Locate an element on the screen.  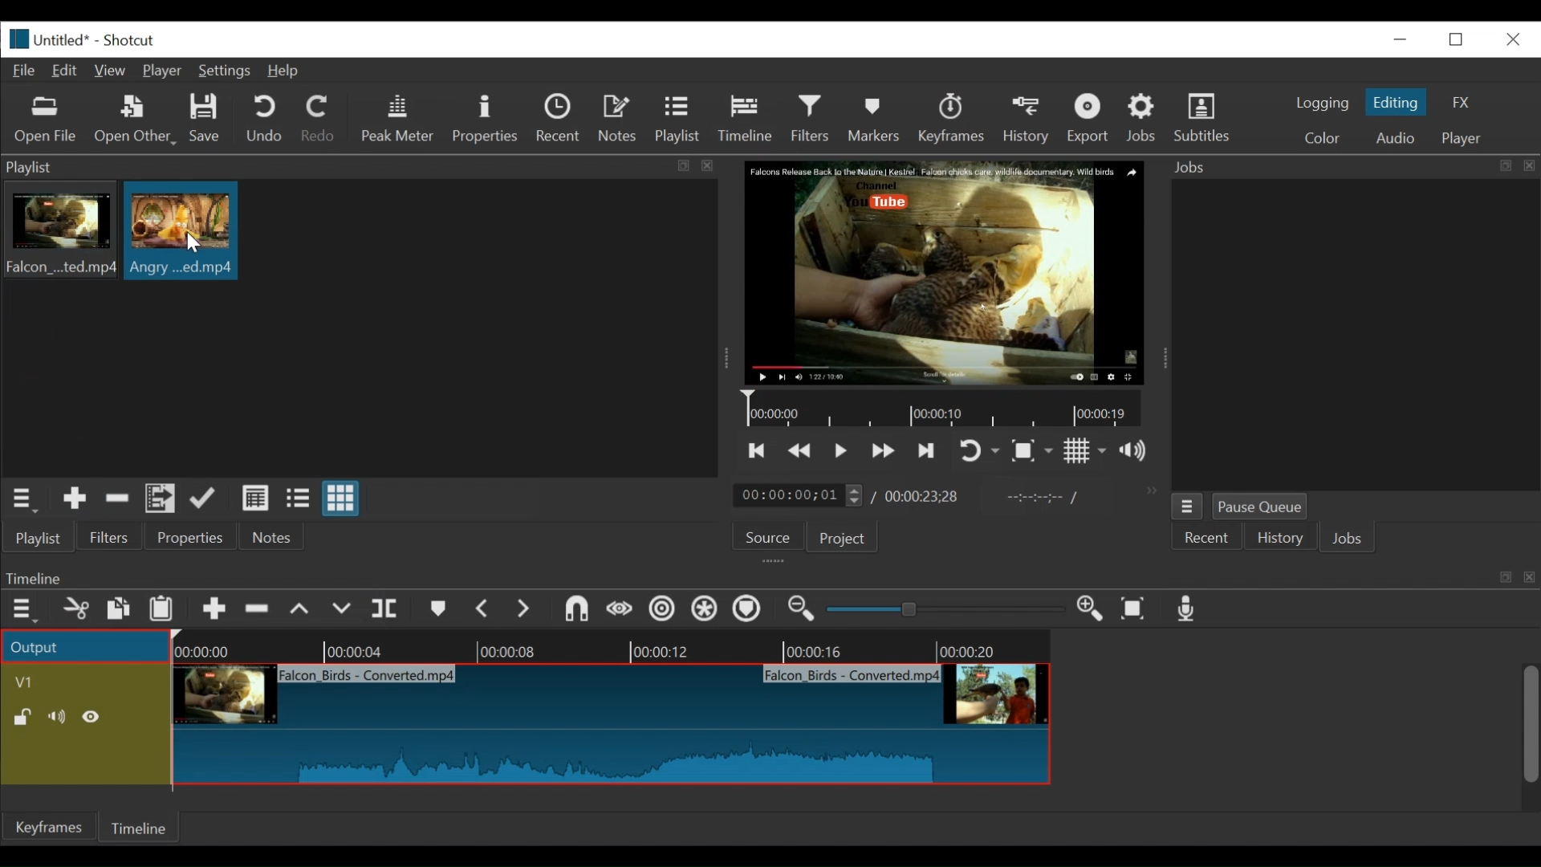
Editing is located at coordinates (1398, 102).